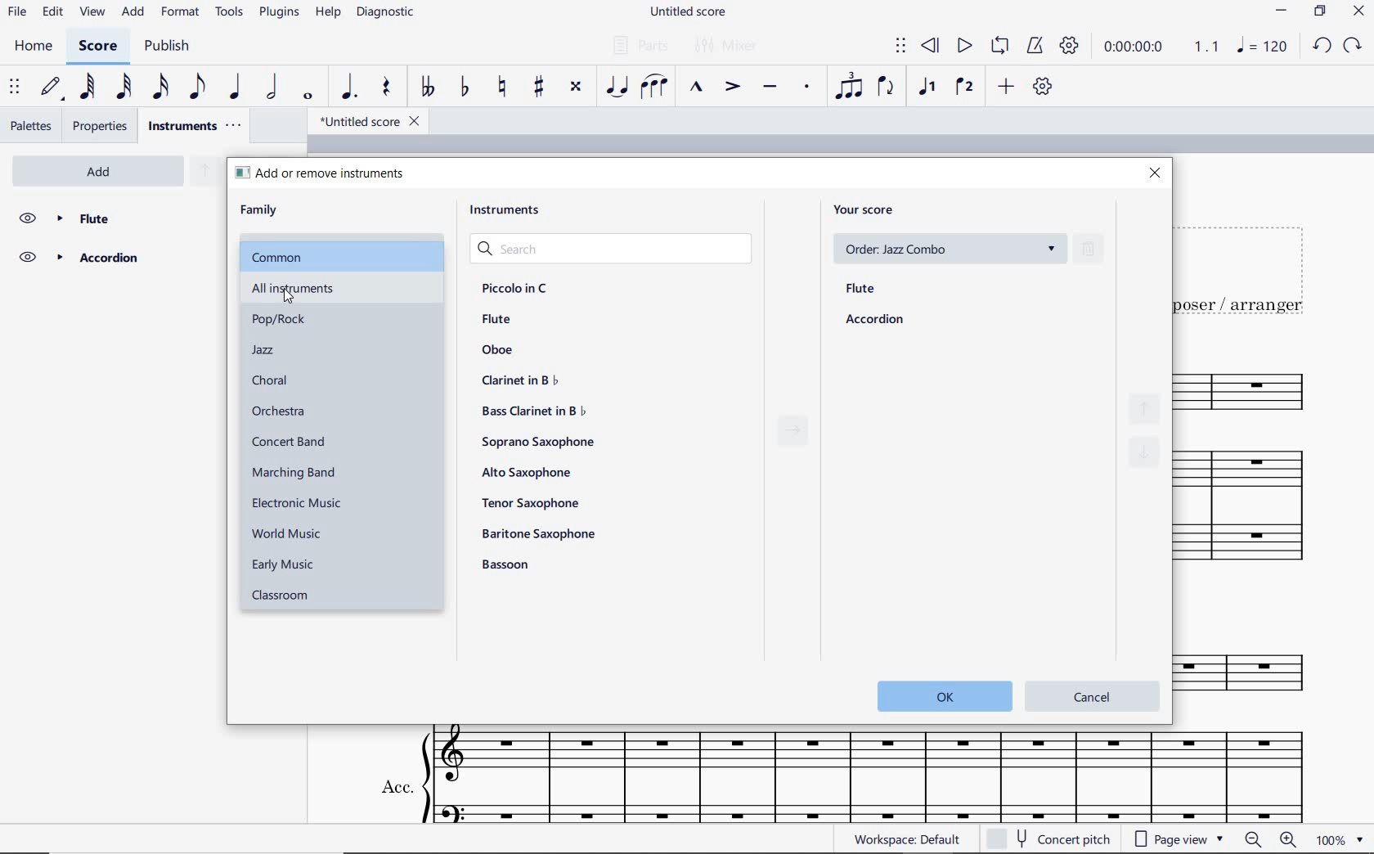 The width and height of the screenshot is (1374, 854). Describe the element at coordinates (1137, 49) in the screenshot. I see `playback time` at that location.